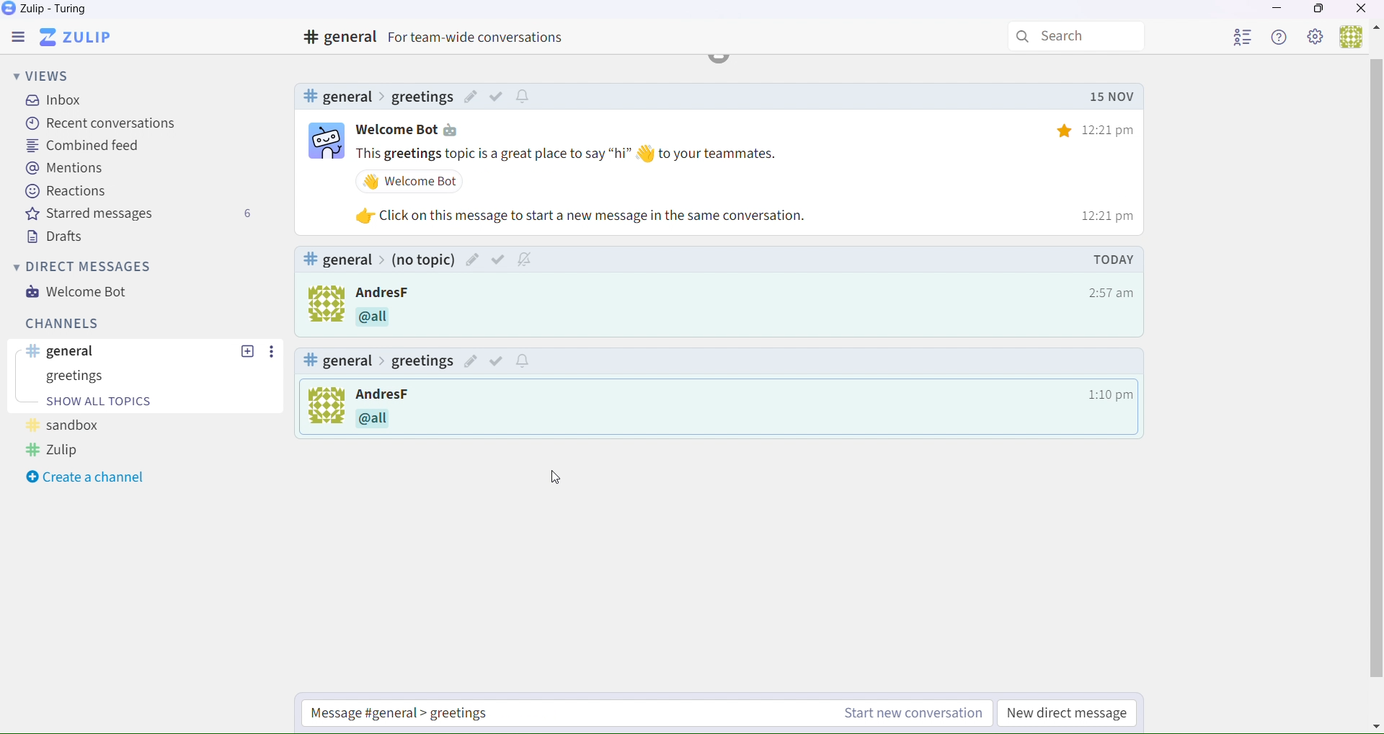 The height and width of the screenshot is (734, 1384). Describe the element at coordinates (1281, 38) in the screenshot. I see `Help` at that location.